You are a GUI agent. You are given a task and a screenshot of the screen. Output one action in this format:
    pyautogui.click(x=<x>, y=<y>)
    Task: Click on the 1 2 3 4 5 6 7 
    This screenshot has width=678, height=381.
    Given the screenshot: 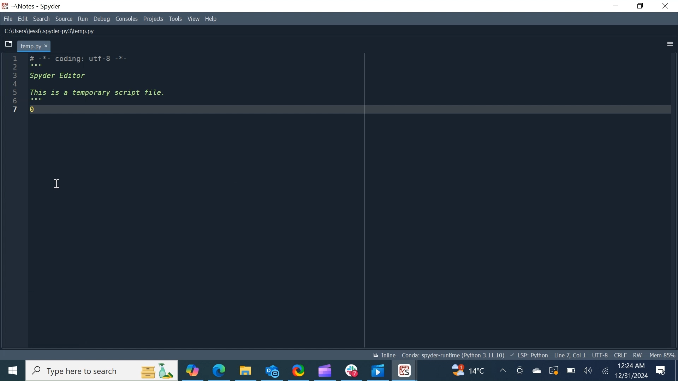 What is the action you would take?
    pyautogui.click(x=14, y=85)
    